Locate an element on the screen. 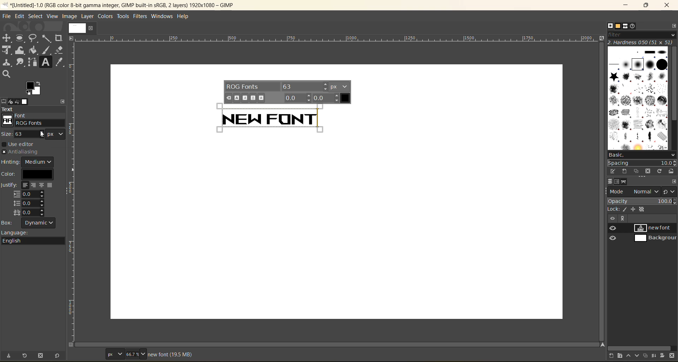  opacity is located at coordinates (642, 201).